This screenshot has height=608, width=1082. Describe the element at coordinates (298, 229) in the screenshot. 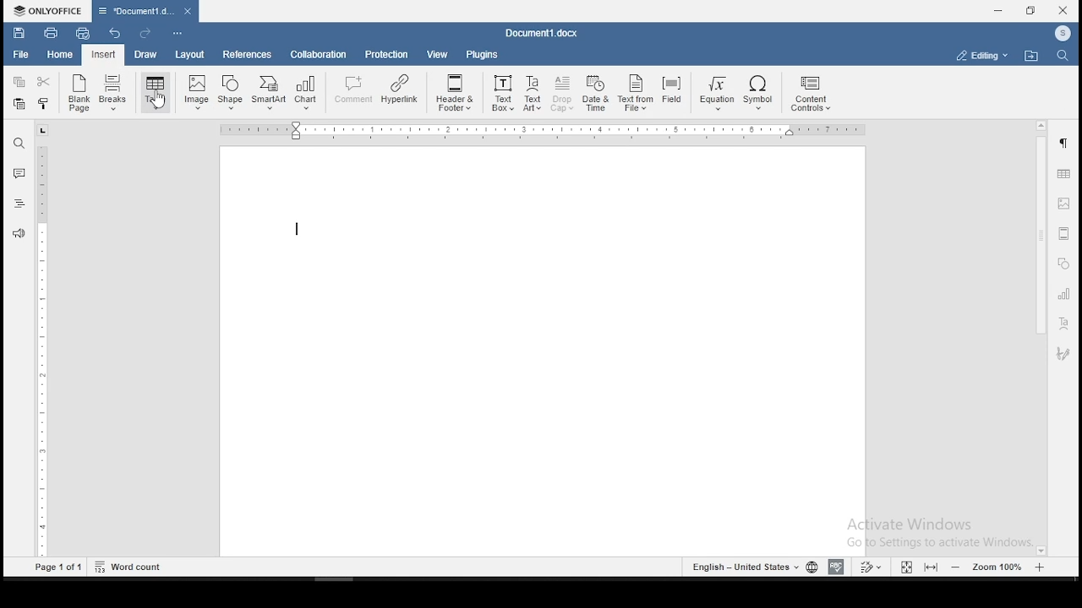

I see `text editor` at that location.